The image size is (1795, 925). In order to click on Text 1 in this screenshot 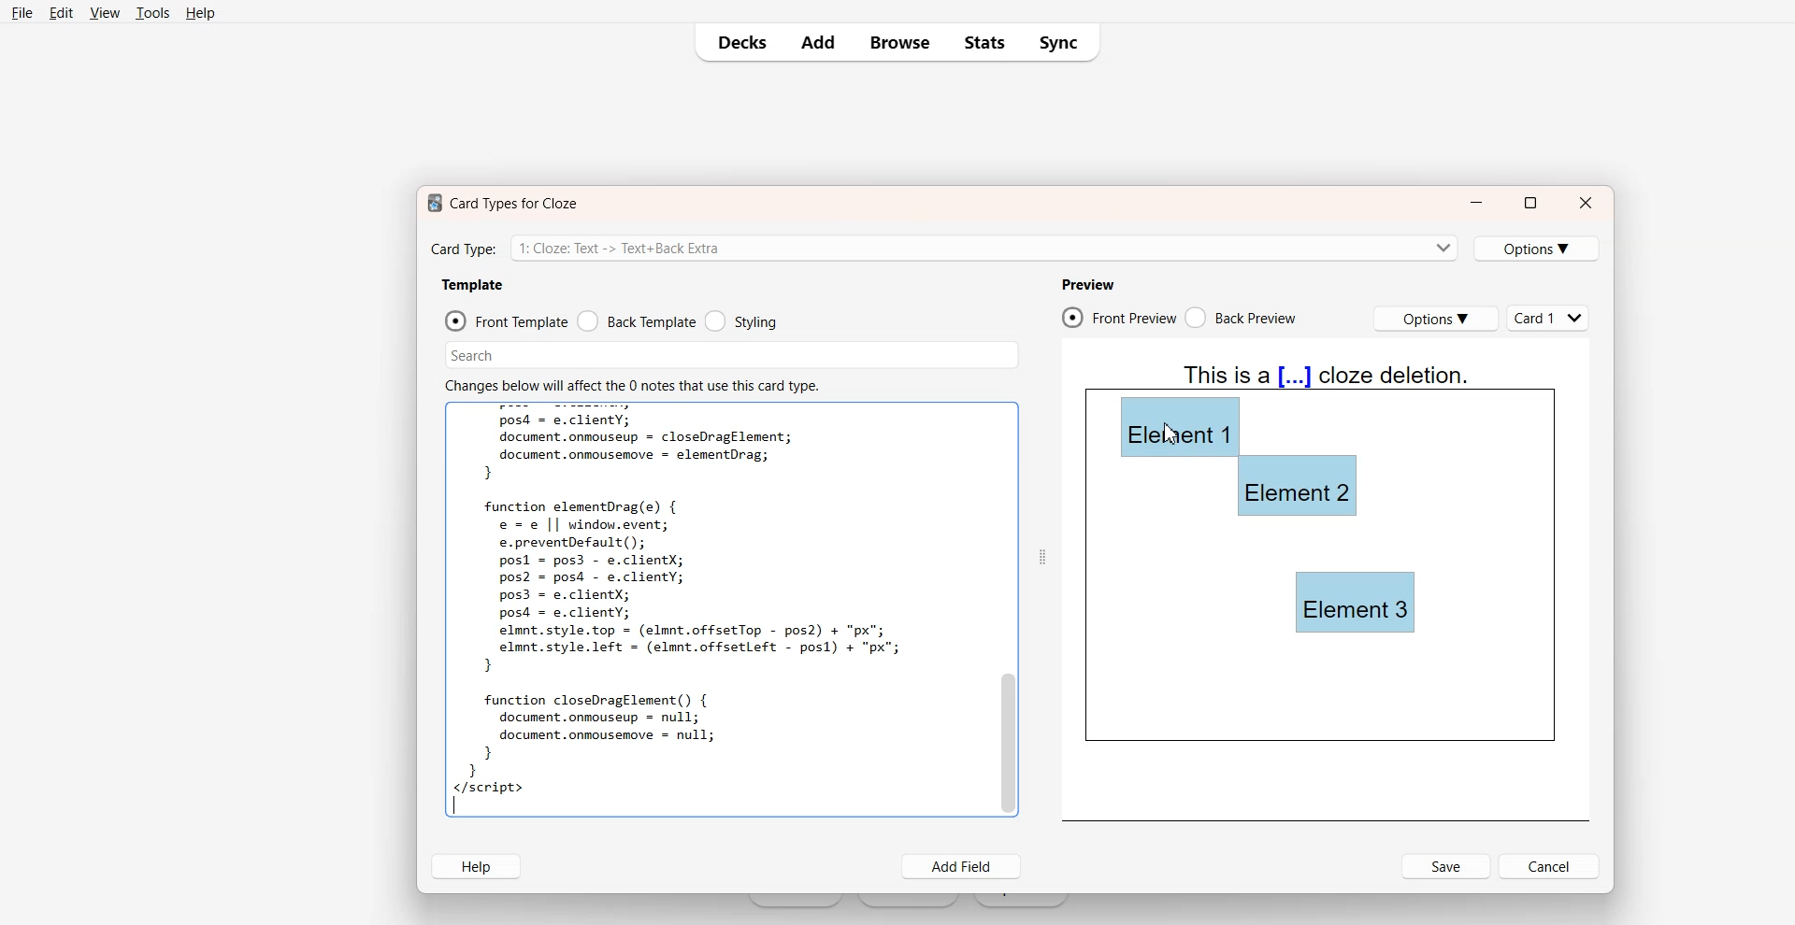, I will do `click(498, 203)`.